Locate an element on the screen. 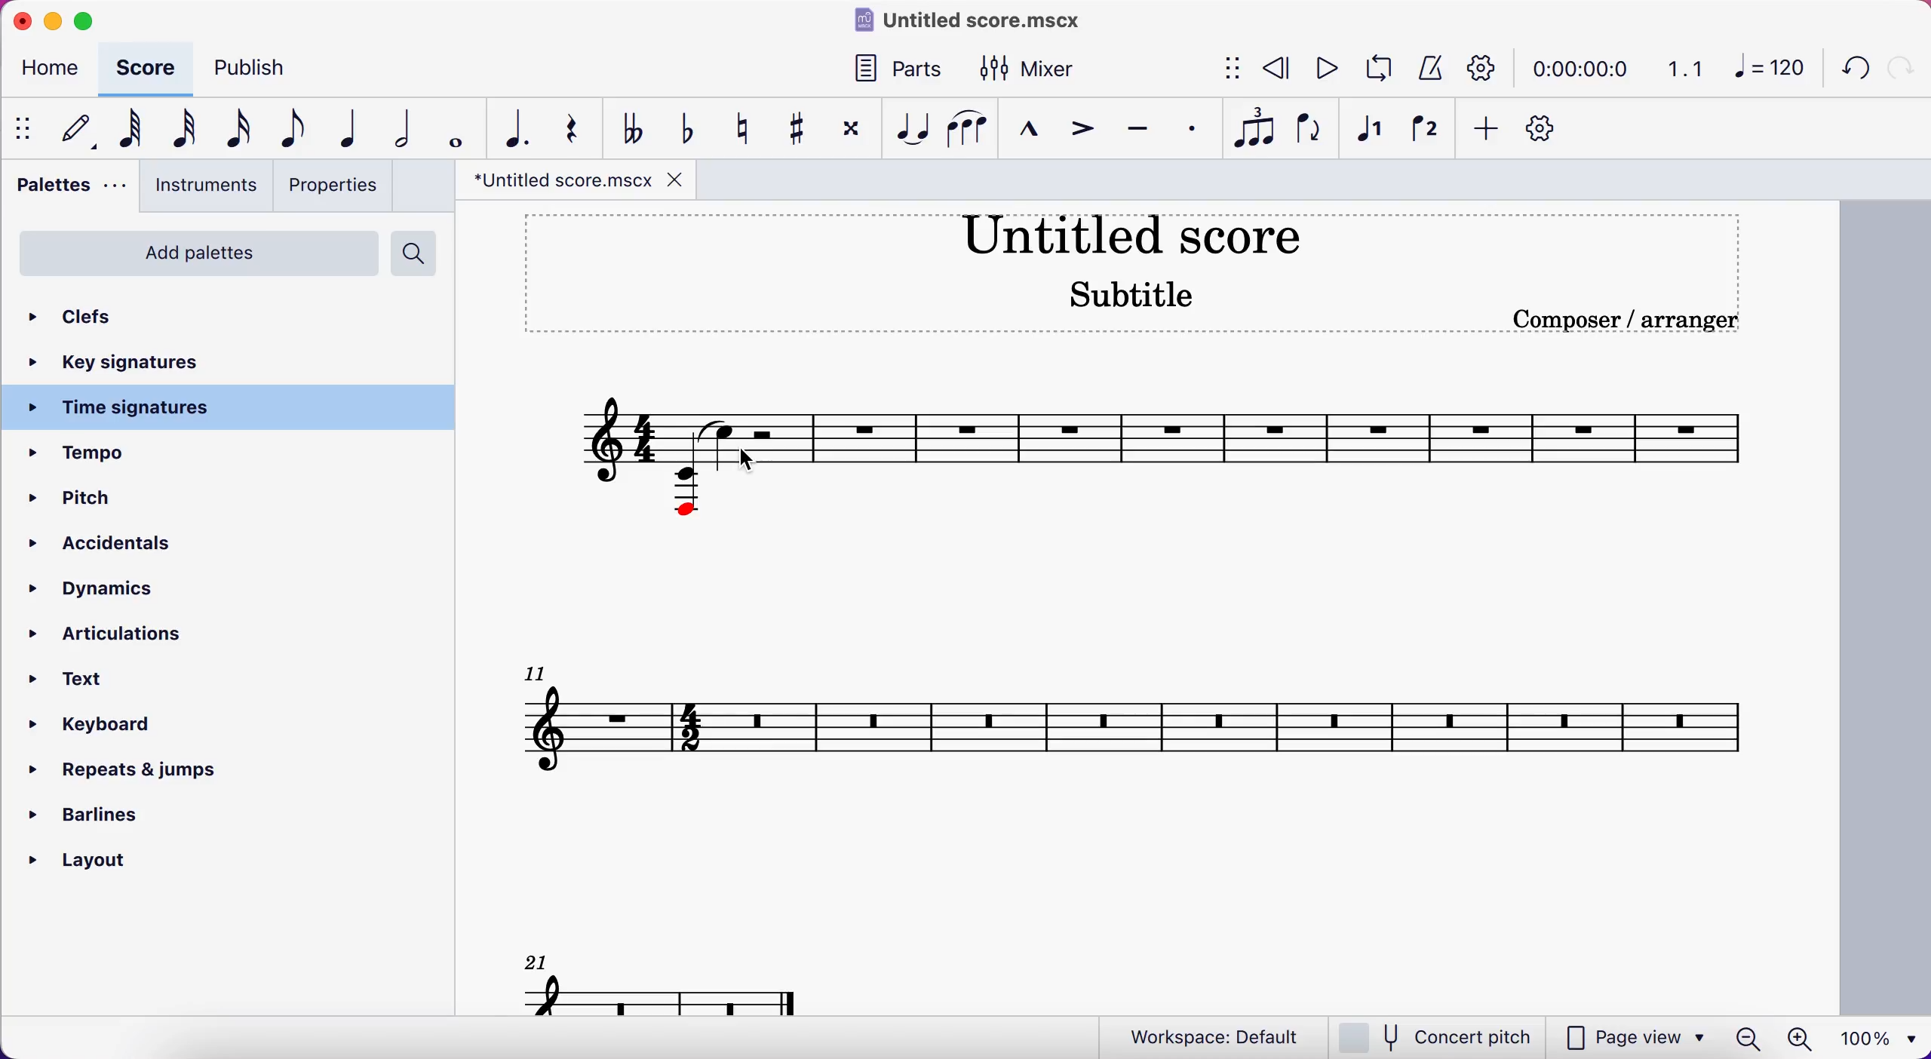  loop playback is located at coordinates (1374, 69).